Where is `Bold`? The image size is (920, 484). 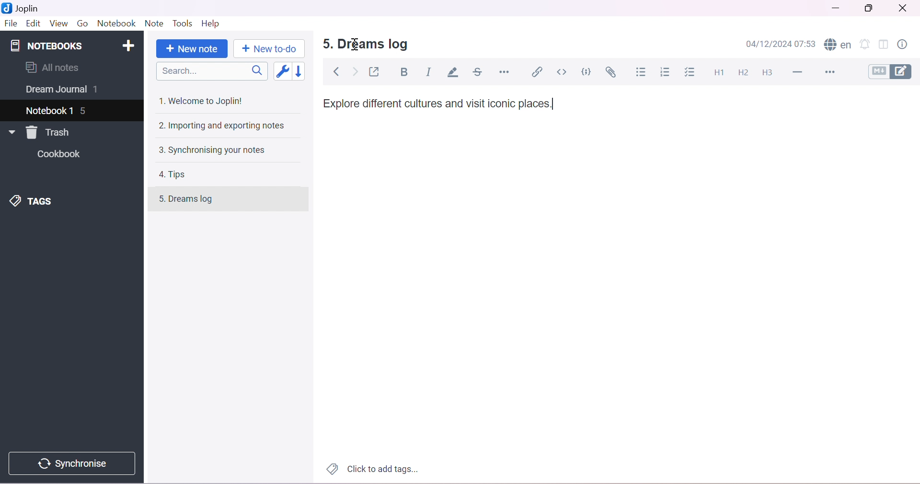 Bold is located at coordinates (407, 73).